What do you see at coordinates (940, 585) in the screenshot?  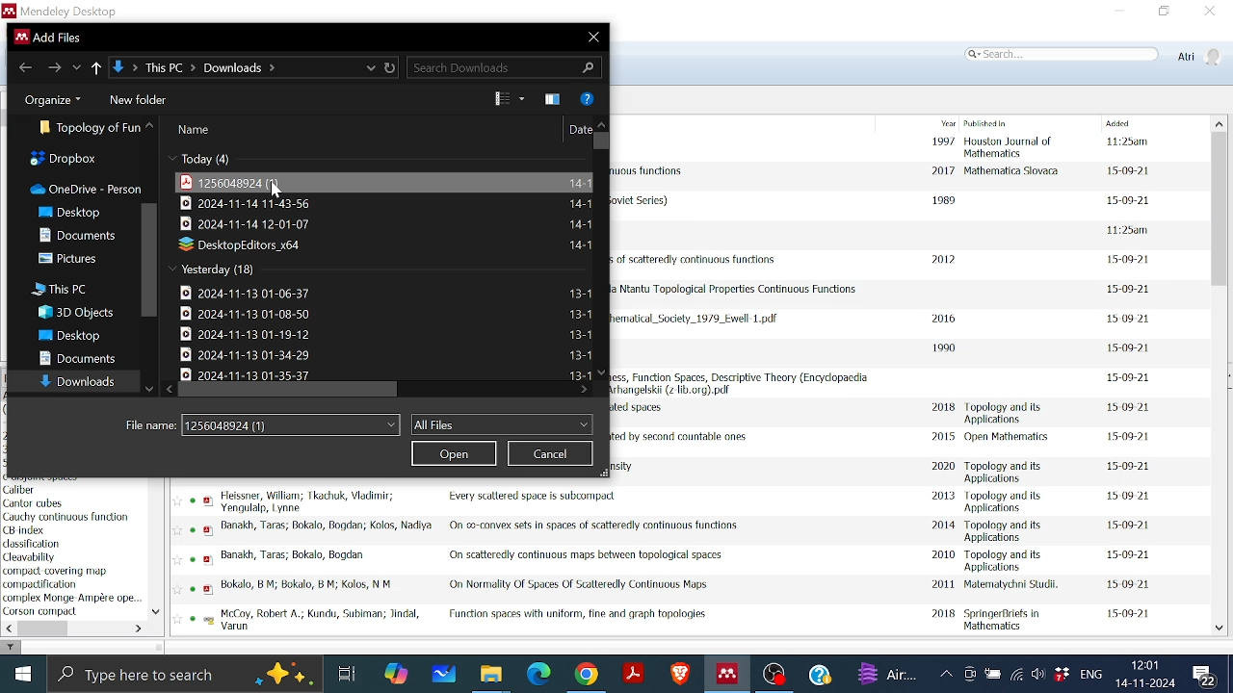 I see `2011` at bounding box center [940, 585].